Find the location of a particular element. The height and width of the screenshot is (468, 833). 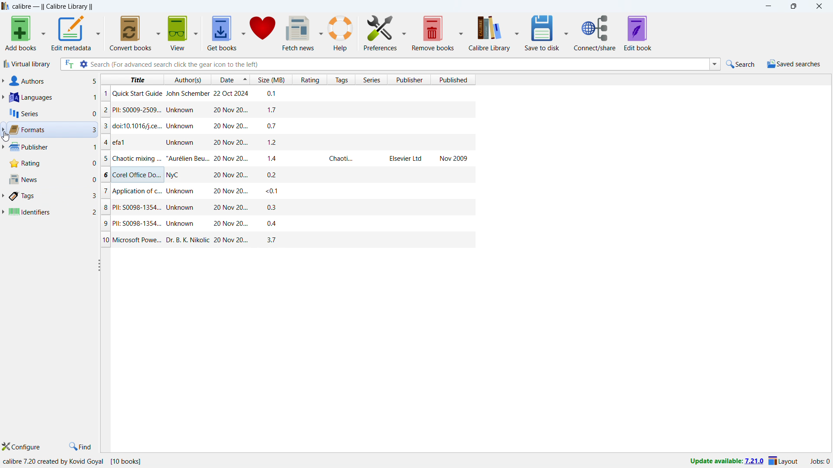

add books is located at coordinates (21, 33).